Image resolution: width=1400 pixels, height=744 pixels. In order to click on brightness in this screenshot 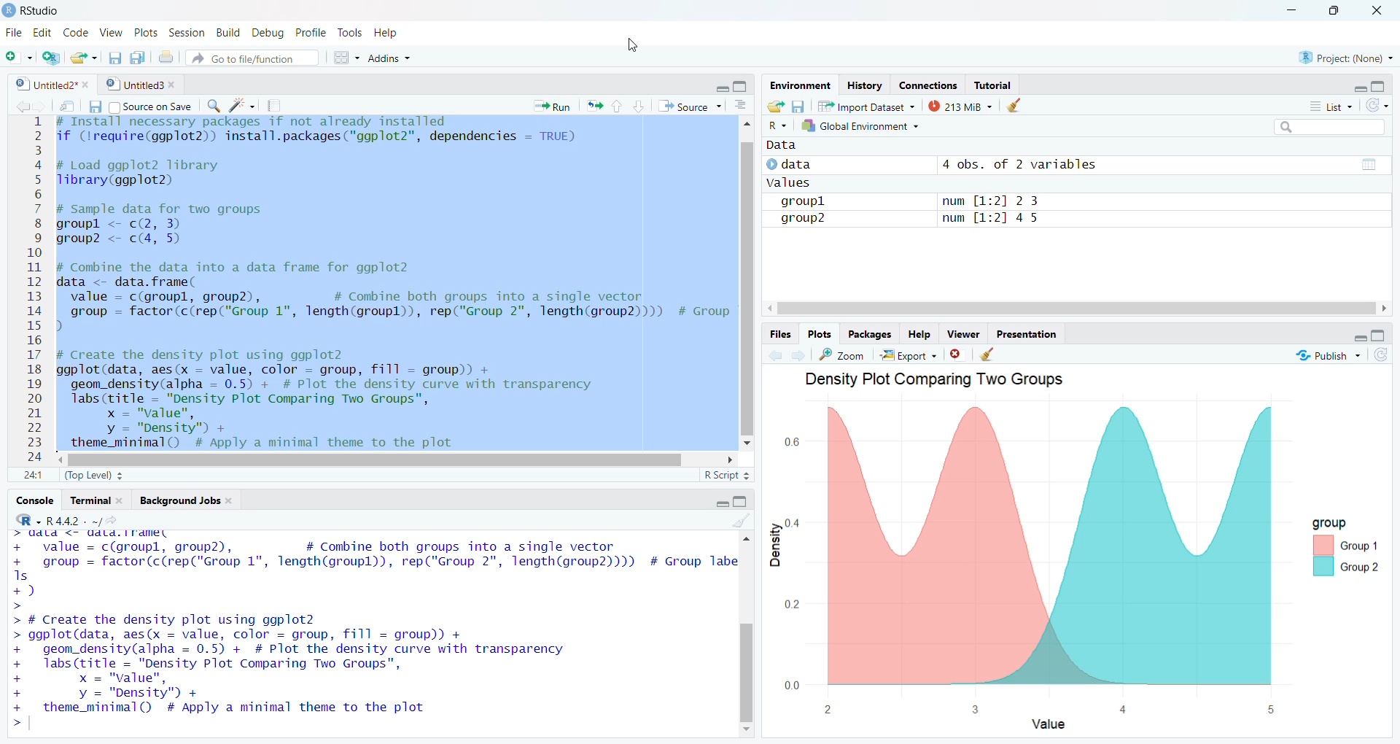, I will do `click(244, 104)`.